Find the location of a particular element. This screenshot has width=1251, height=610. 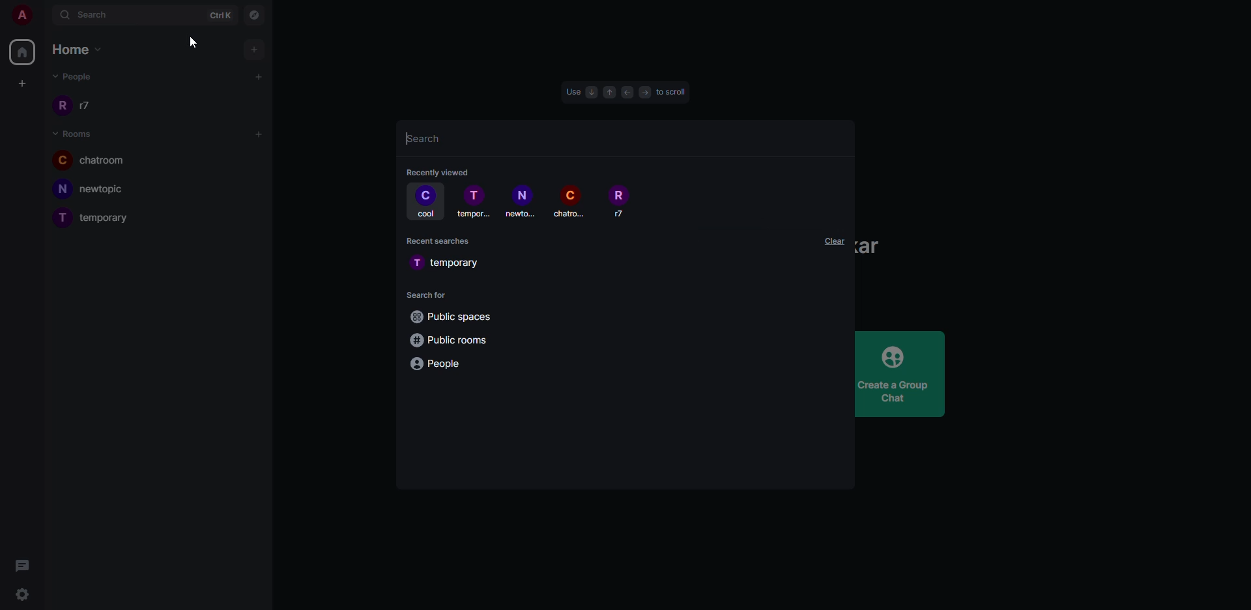

create space is located at coordinates (20, 83).